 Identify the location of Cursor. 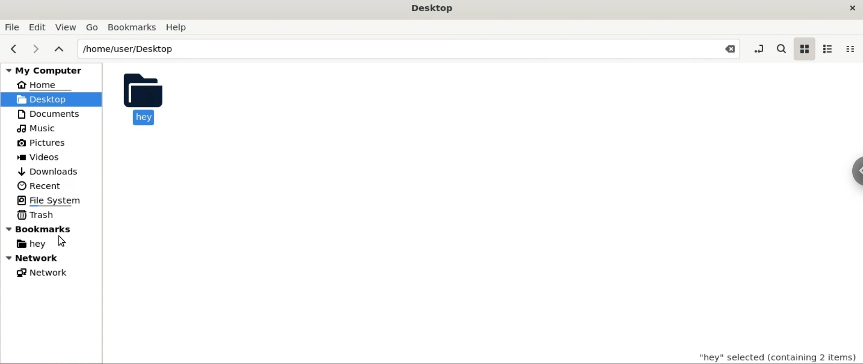
(60, 242).